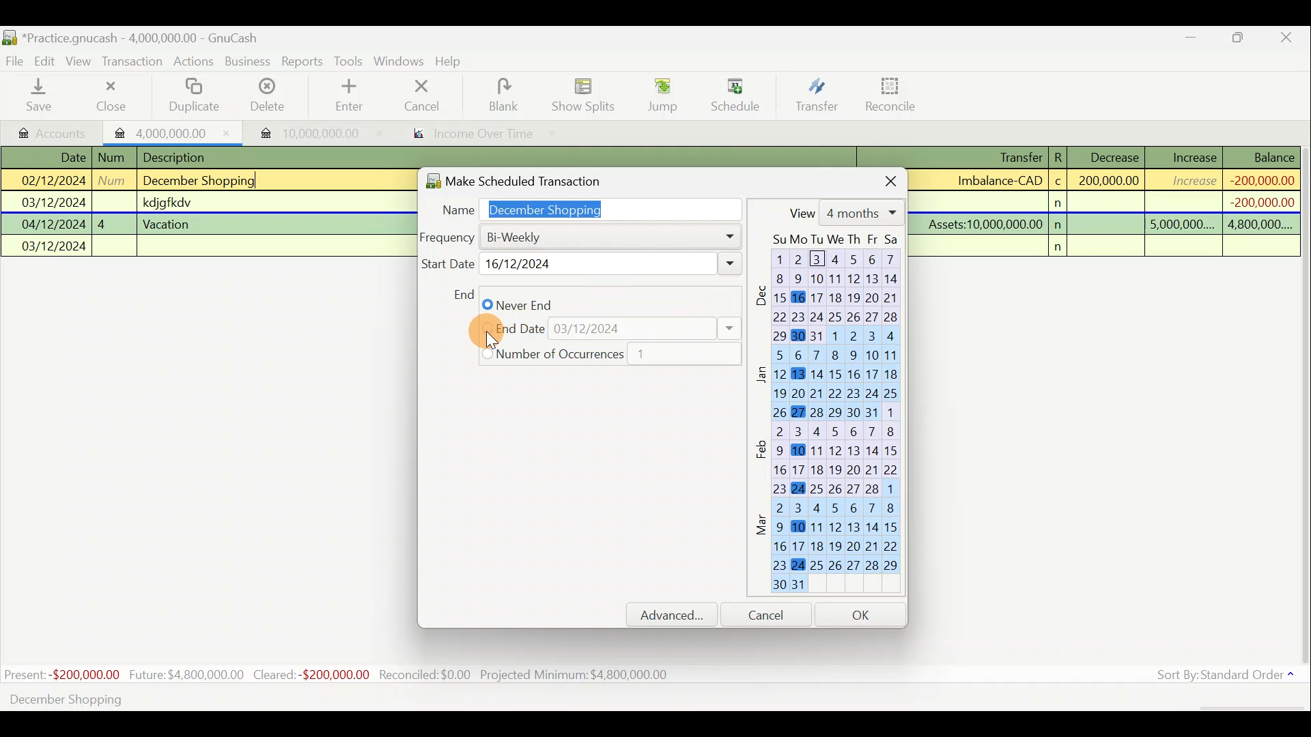 This screenshot has width=1311, height=737. What do you see at coordinates (305, 133) in the screenshot?
I see `Imported transaction 2` at bounding box center [305, 133].